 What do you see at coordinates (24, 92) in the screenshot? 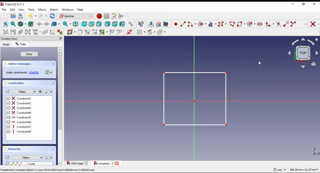
I see `filter` at bounding box center [24, 92].